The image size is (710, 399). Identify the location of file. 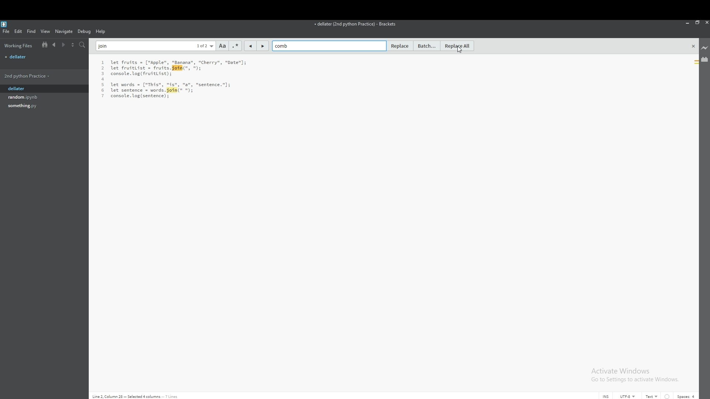
(35, 106).